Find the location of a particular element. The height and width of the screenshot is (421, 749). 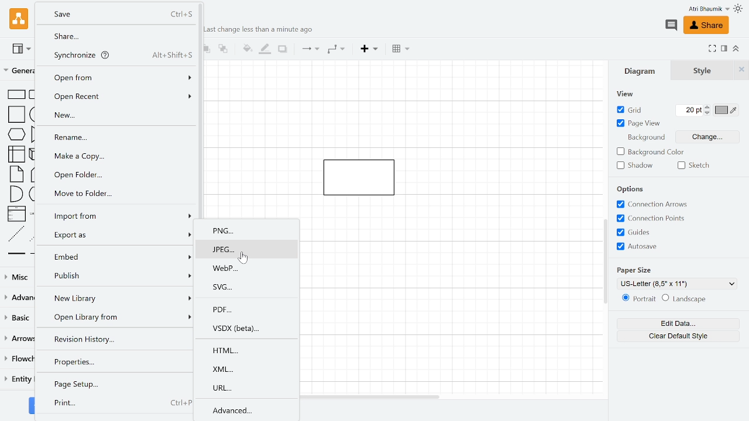

New library is located at coordinates (116, 298).